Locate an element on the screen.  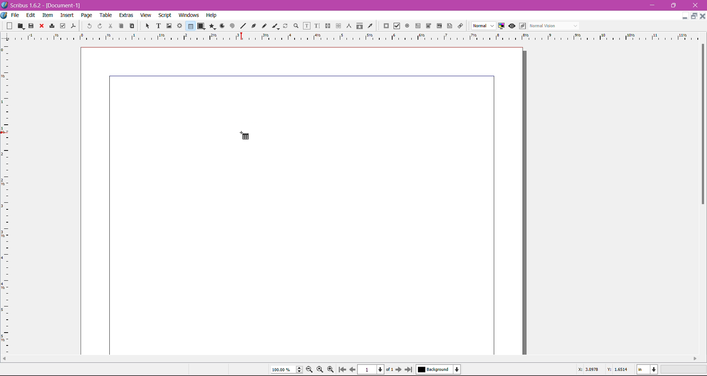
scroll bar is located at coordinates (350, 360).